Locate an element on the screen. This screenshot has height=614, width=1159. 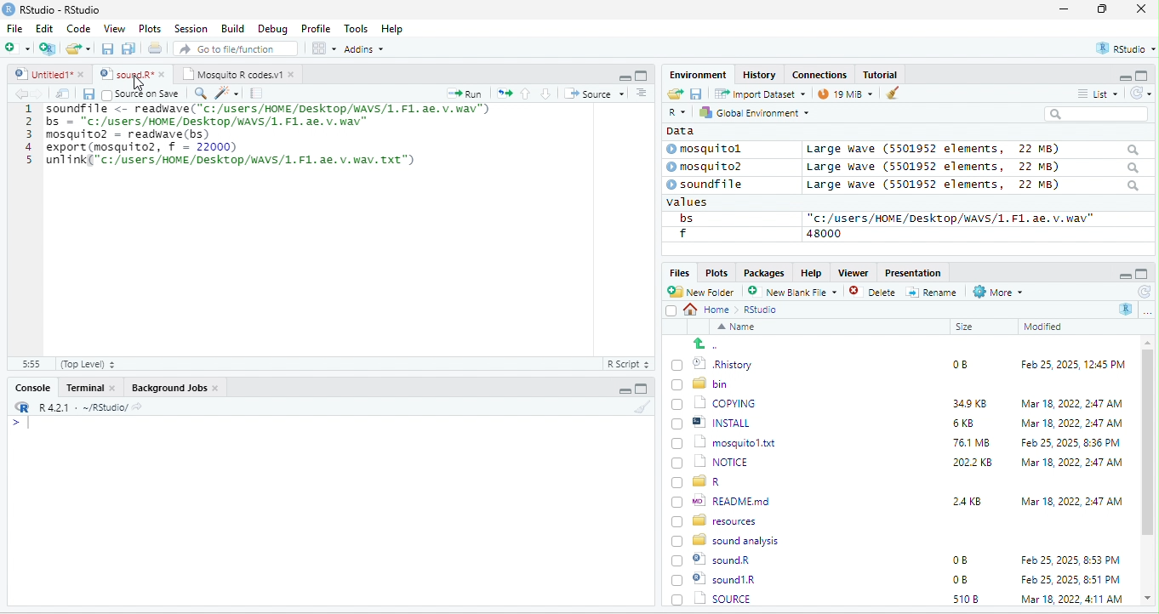
Mar 18, 2022, 2:47 AM is located at coordinates (1067, 424).